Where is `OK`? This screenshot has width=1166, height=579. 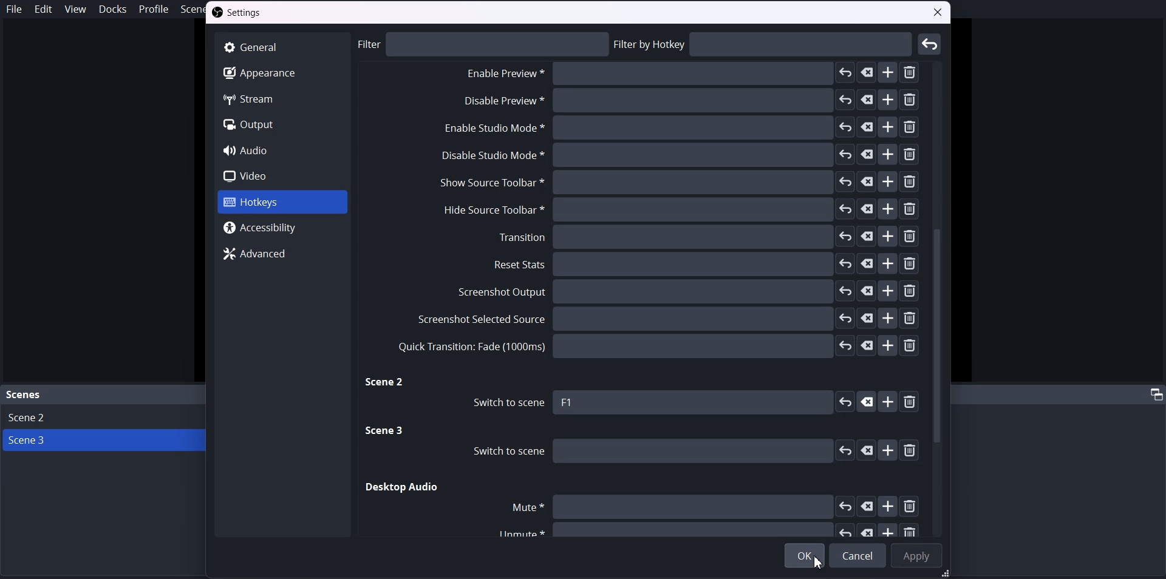 OK is located at coordinates (805, 555).